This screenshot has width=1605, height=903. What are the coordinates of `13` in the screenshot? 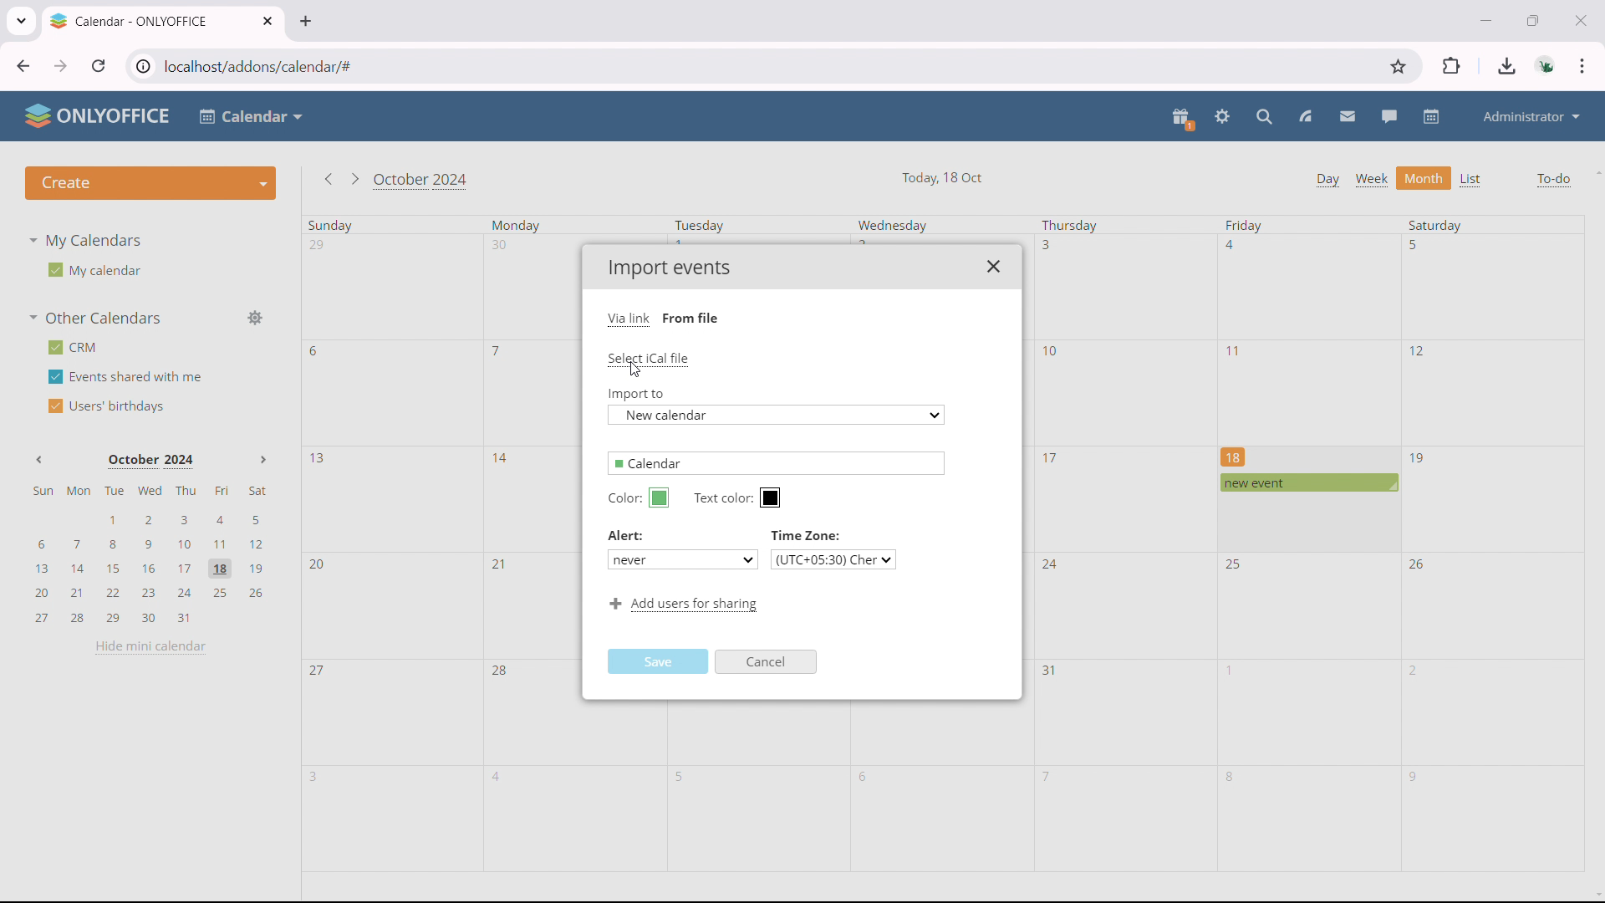 It's located at (318, 459).